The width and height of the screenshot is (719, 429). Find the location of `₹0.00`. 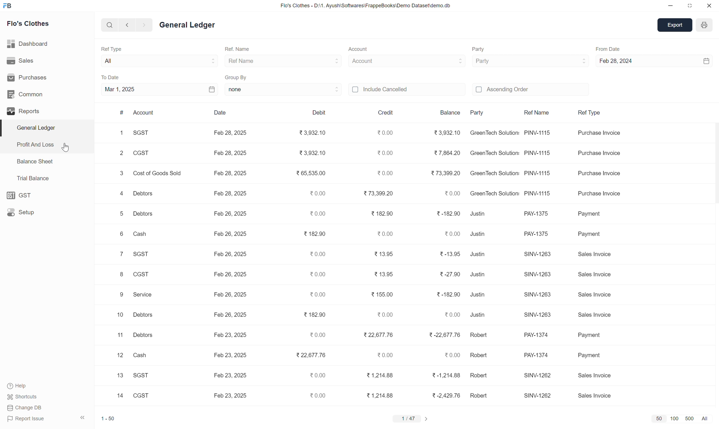

₹0.00 is located at coordinates (449, 356).